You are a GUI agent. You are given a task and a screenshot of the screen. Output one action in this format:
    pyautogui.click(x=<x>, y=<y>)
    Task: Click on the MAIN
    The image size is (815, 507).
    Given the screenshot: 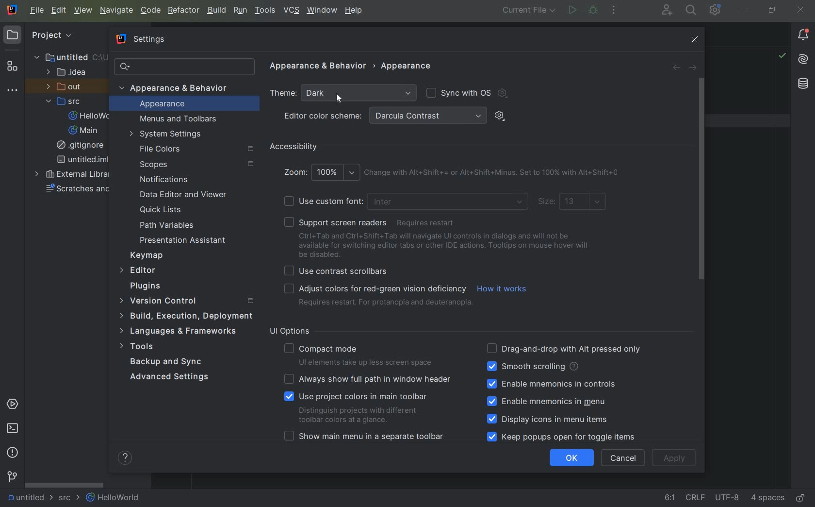 What is the action you would take?
    pyautogui.click(x=84, y=131)
    